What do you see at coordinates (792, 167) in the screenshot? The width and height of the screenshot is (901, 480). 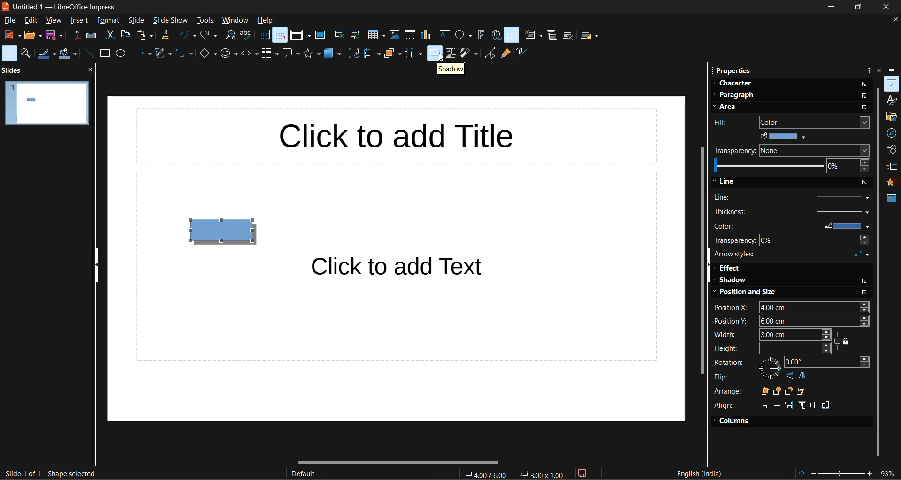 I see `specify transparency or fully opaque` at bounding box center [792, 167].